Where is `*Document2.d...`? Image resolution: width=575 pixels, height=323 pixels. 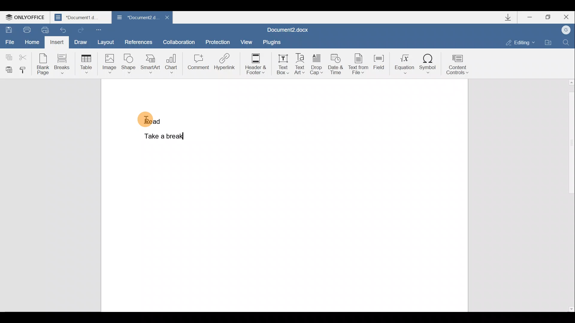
*Document2.d... is located at coordinates (136, 18).